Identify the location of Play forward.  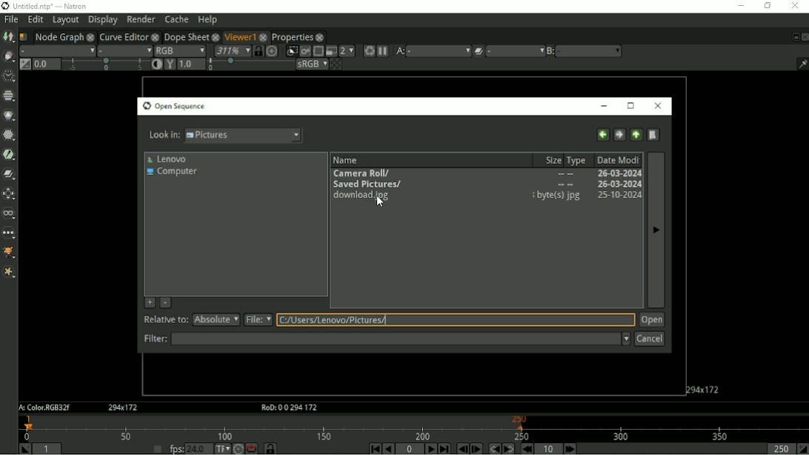
(430, 448).